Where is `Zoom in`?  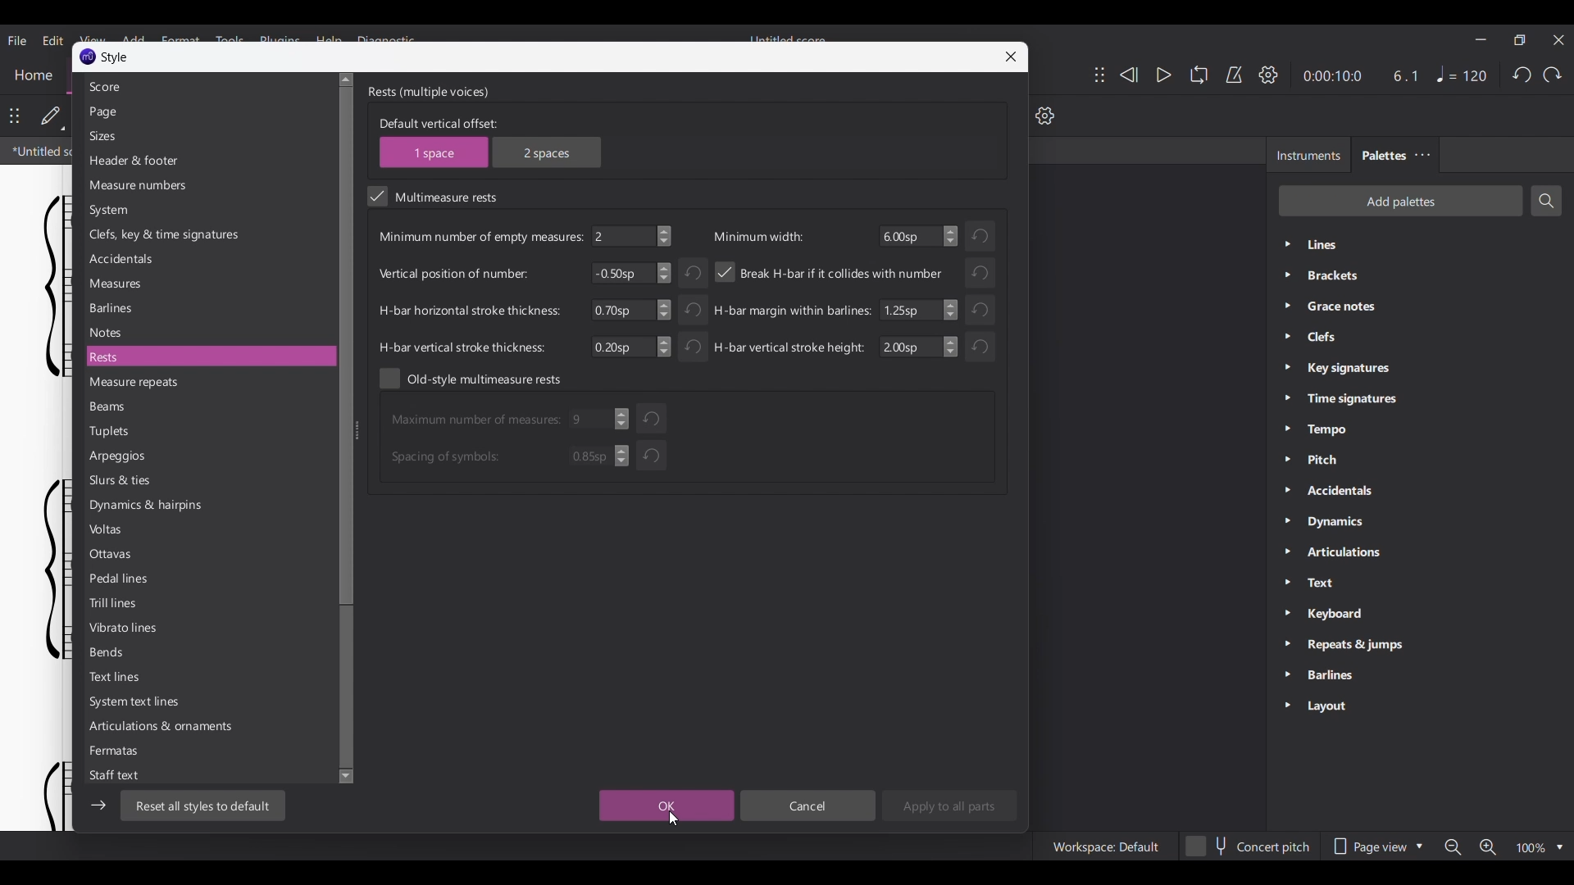 Zoom in is located at coordinates (1486, 846).